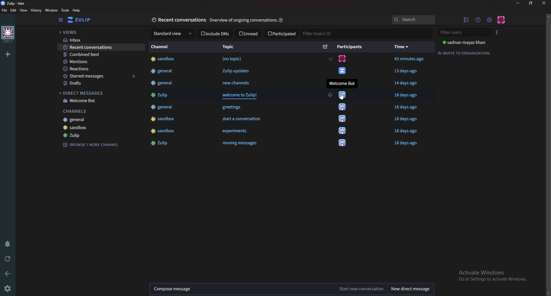 The width and height of the screenshot is (551, 296). What do you see at coordinates (501, 20) in the screenshot?
I see ` Personal menu` at bounding box center [501, 20].